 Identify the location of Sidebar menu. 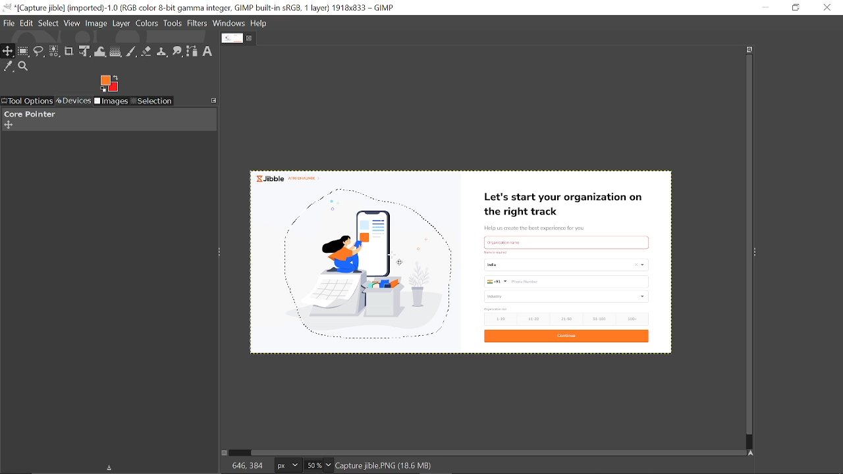
(758, 251).